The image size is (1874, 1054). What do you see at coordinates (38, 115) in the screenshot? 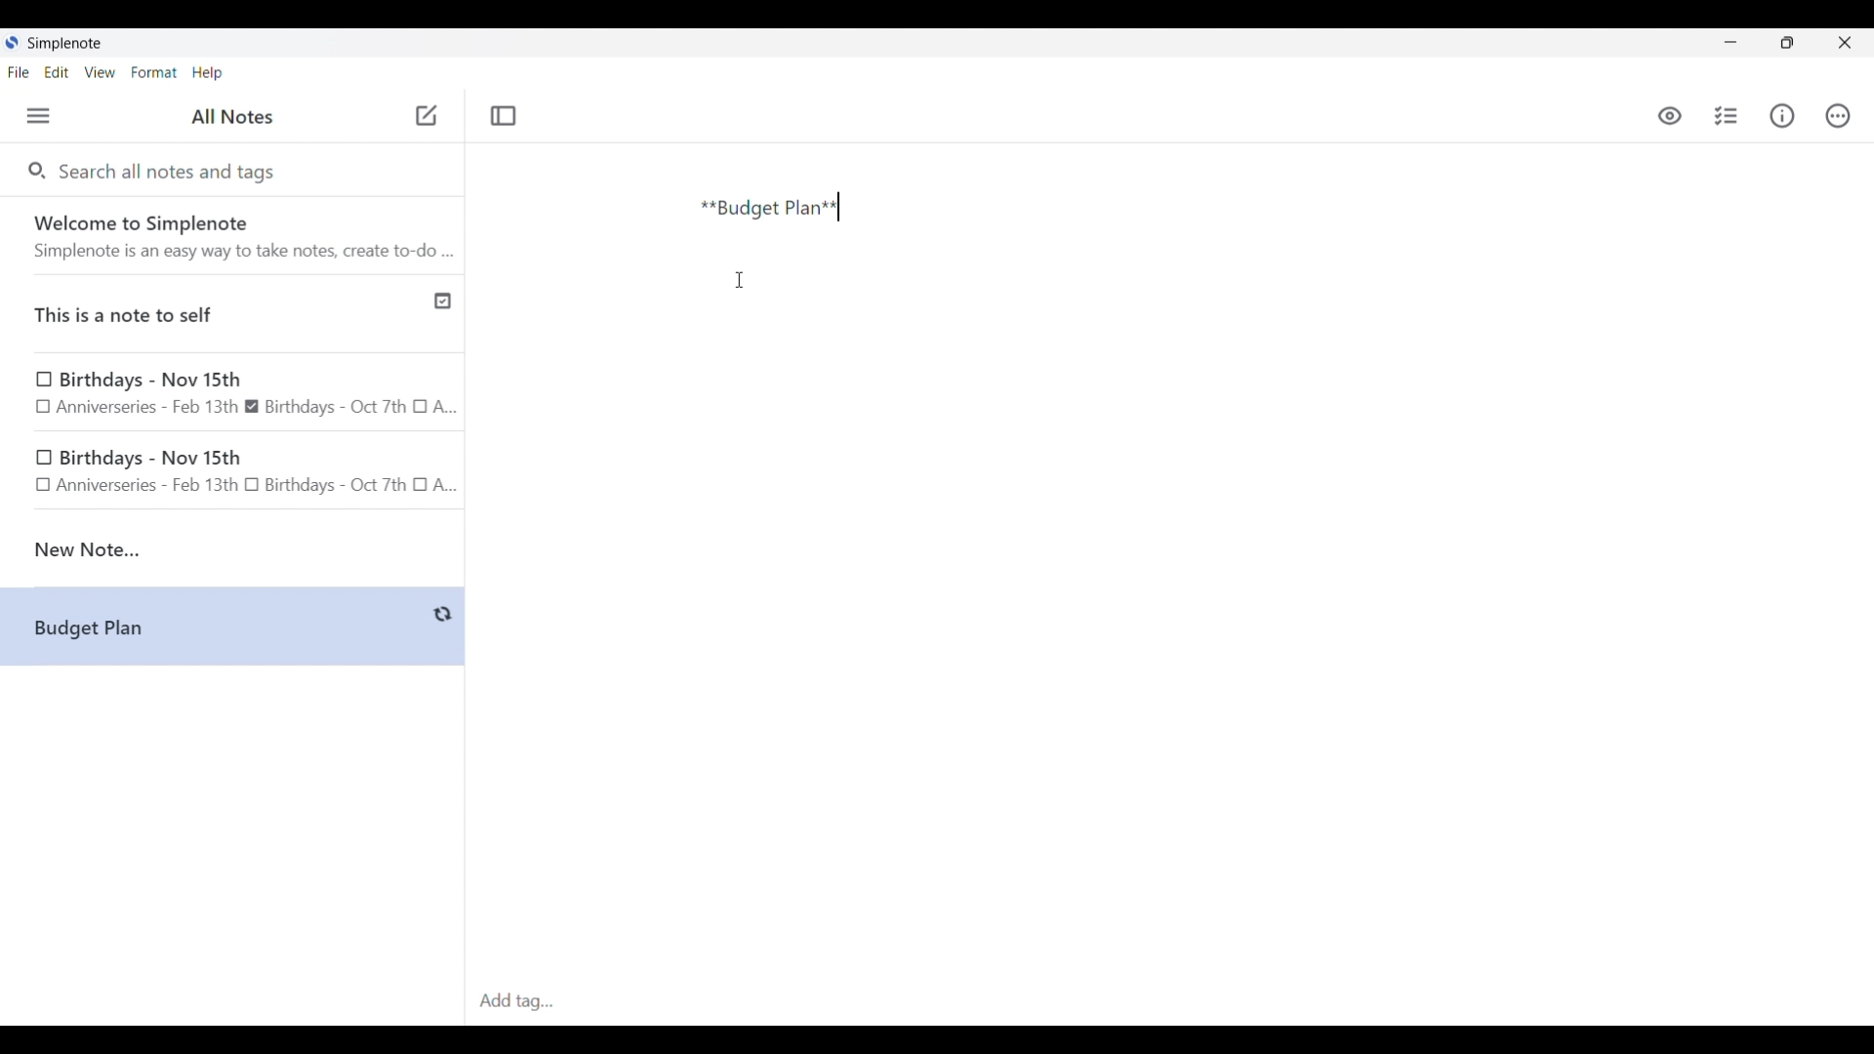
I see `Menu` at bounding box center [38, 115].